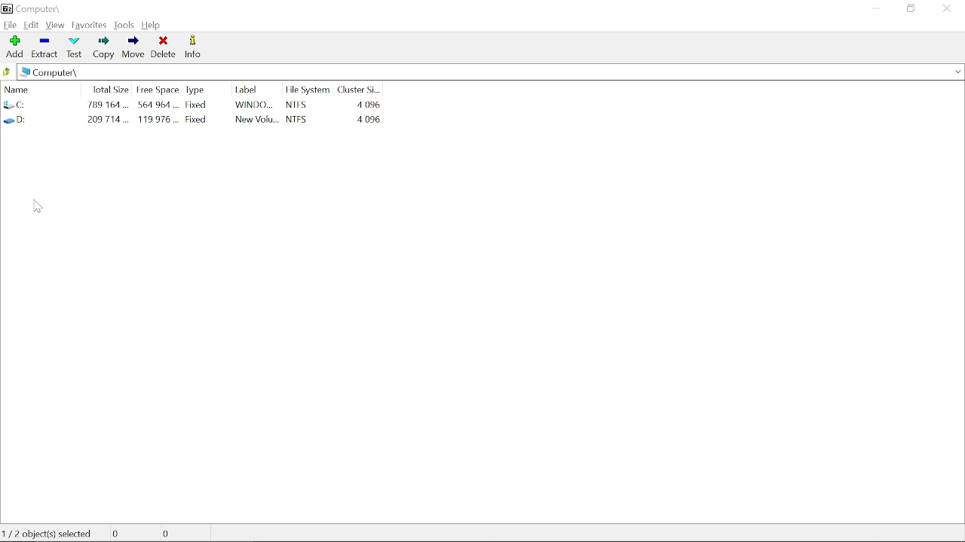  Describe the element at coordinates (945, 9) in the screenshot. I see `close` at that location.